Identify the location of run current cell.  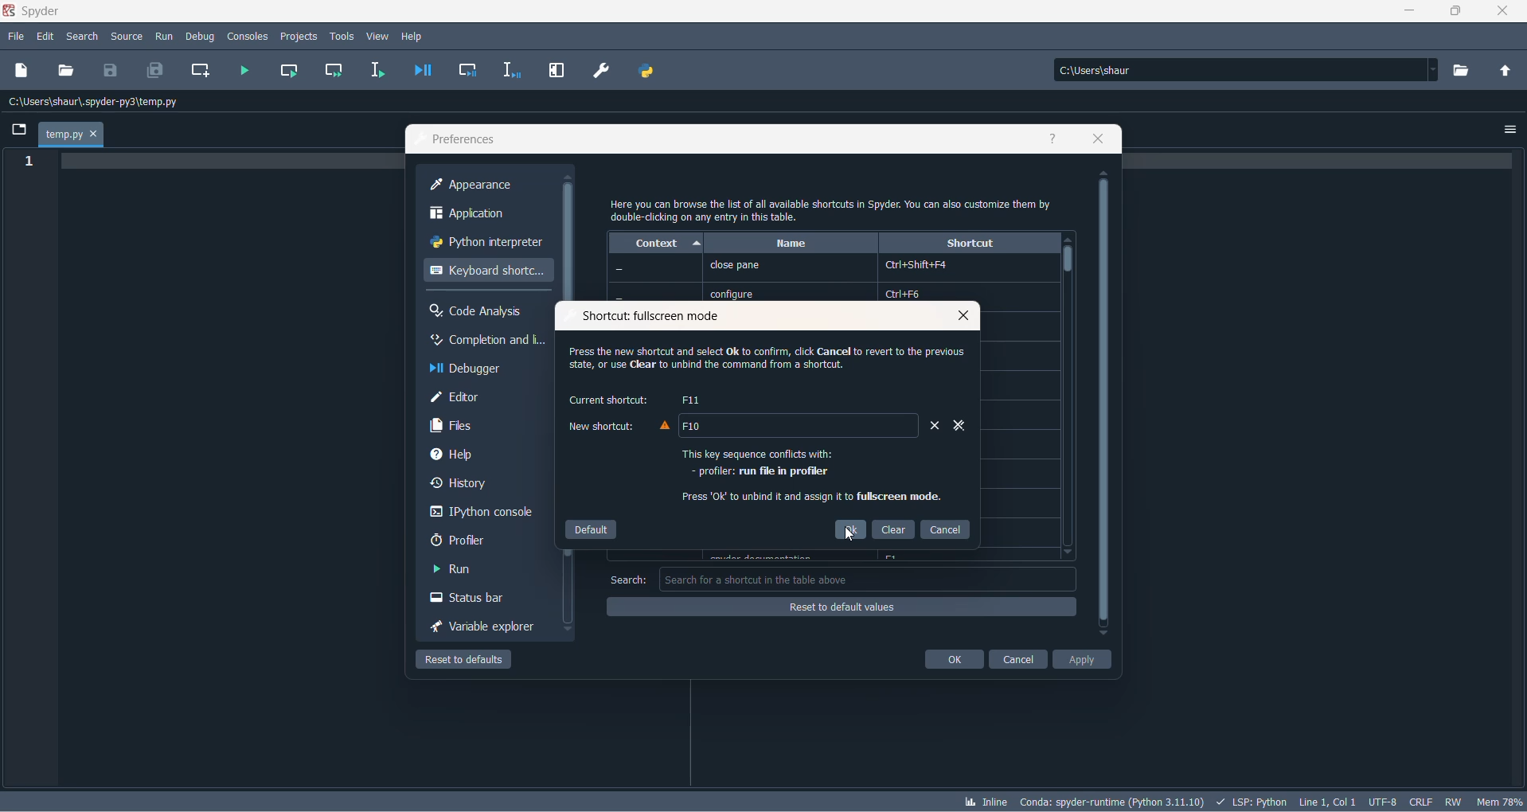
(329, 73).